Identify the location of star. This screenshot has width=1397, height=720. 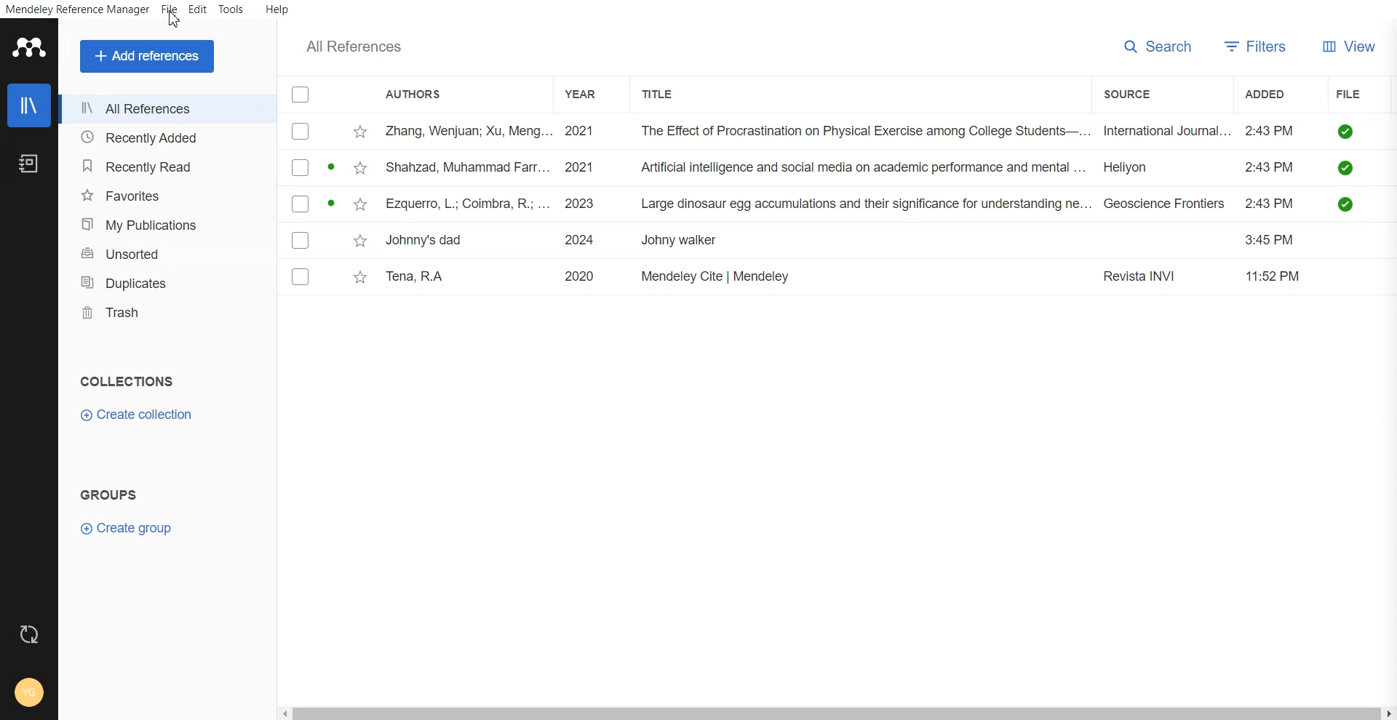
(359, 132).